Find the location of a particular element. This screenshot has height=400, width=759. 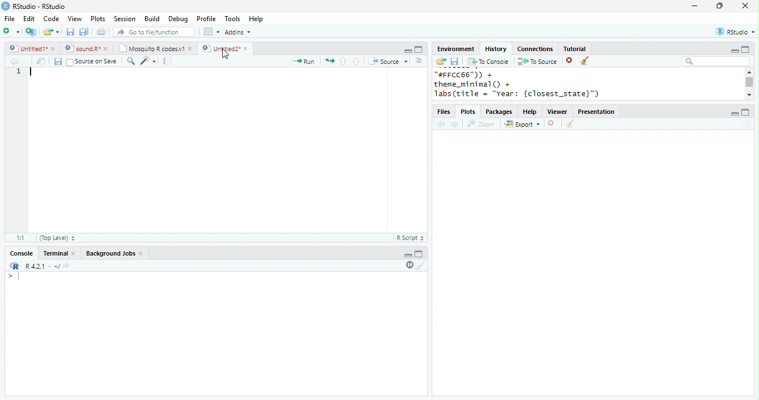

back is located at coordinates (441, 124).